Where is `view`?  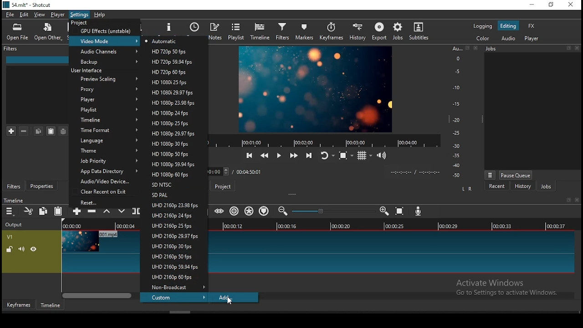
view is located at coordinates (41, 15).